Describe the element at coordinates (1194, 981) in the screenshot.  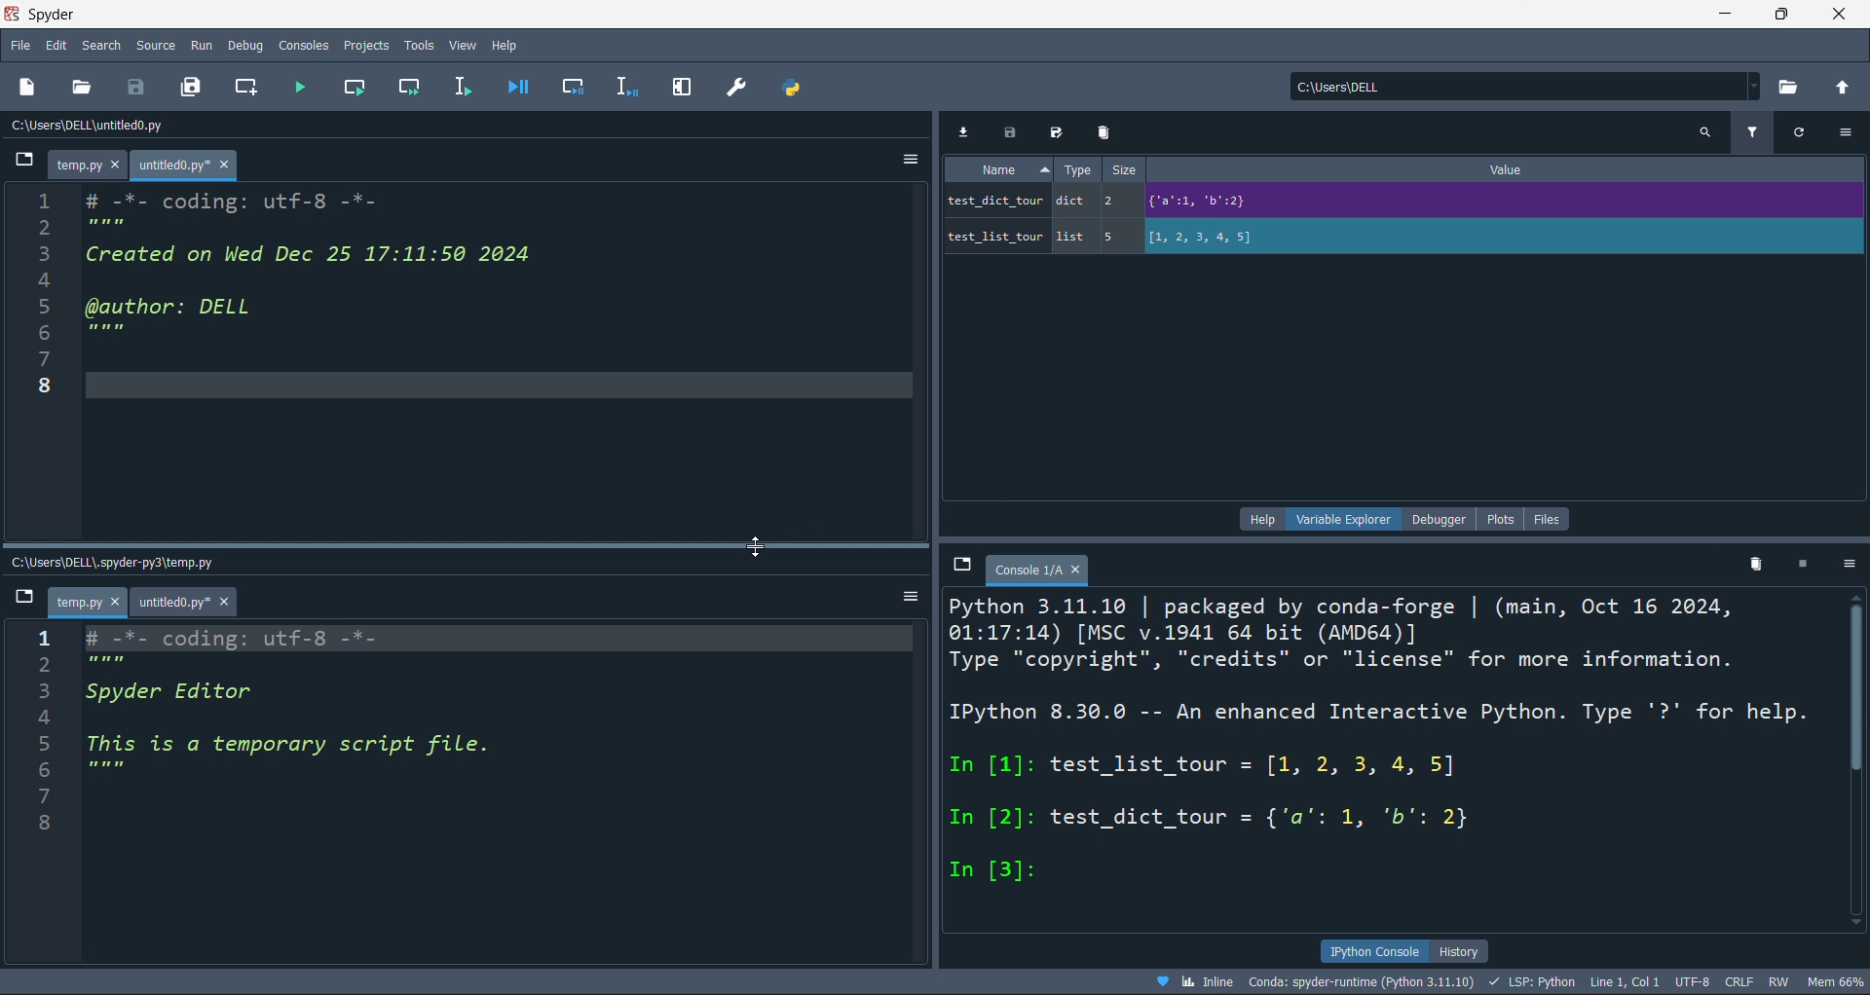
I see `Inline` at that location.